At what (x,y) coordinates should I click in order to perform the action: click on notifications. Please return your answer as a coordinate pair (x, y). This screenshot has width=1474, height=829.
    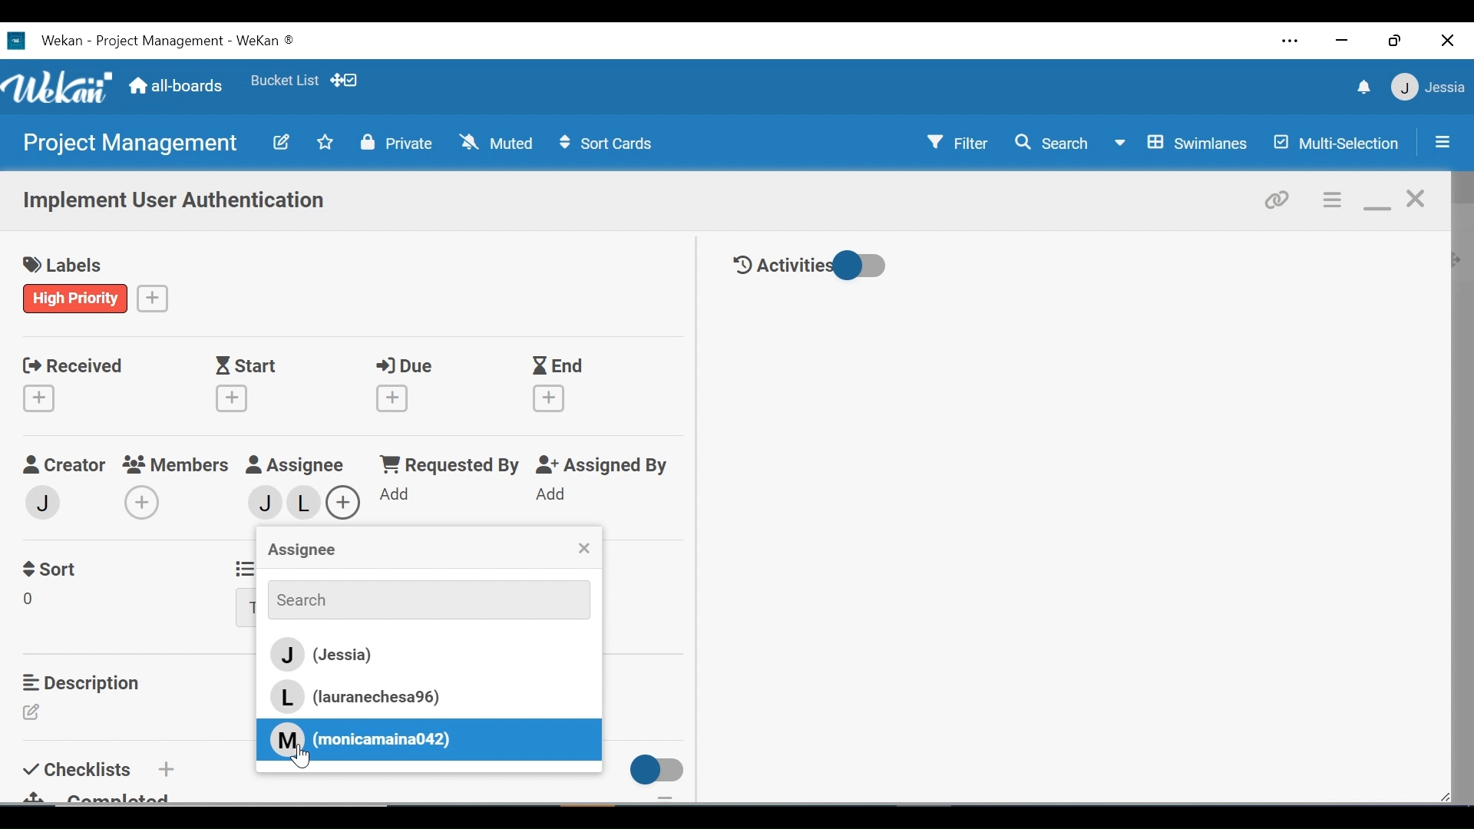
    Looking at the image, I should click on (1361, 87).